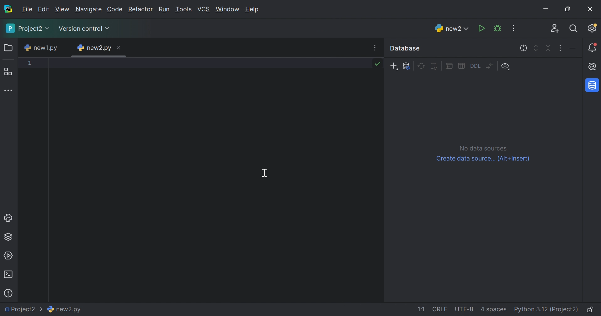 This screenshot has width=601, height=316. I want to click on No data sources, so click(483, 148).